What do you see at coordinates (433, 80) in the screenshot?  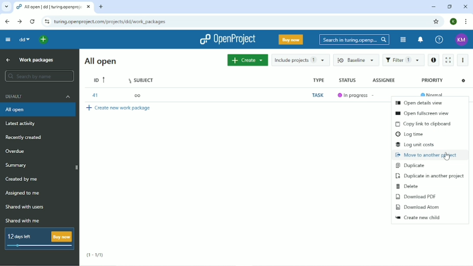 I see `Priority` at bounding box center [433, 80].